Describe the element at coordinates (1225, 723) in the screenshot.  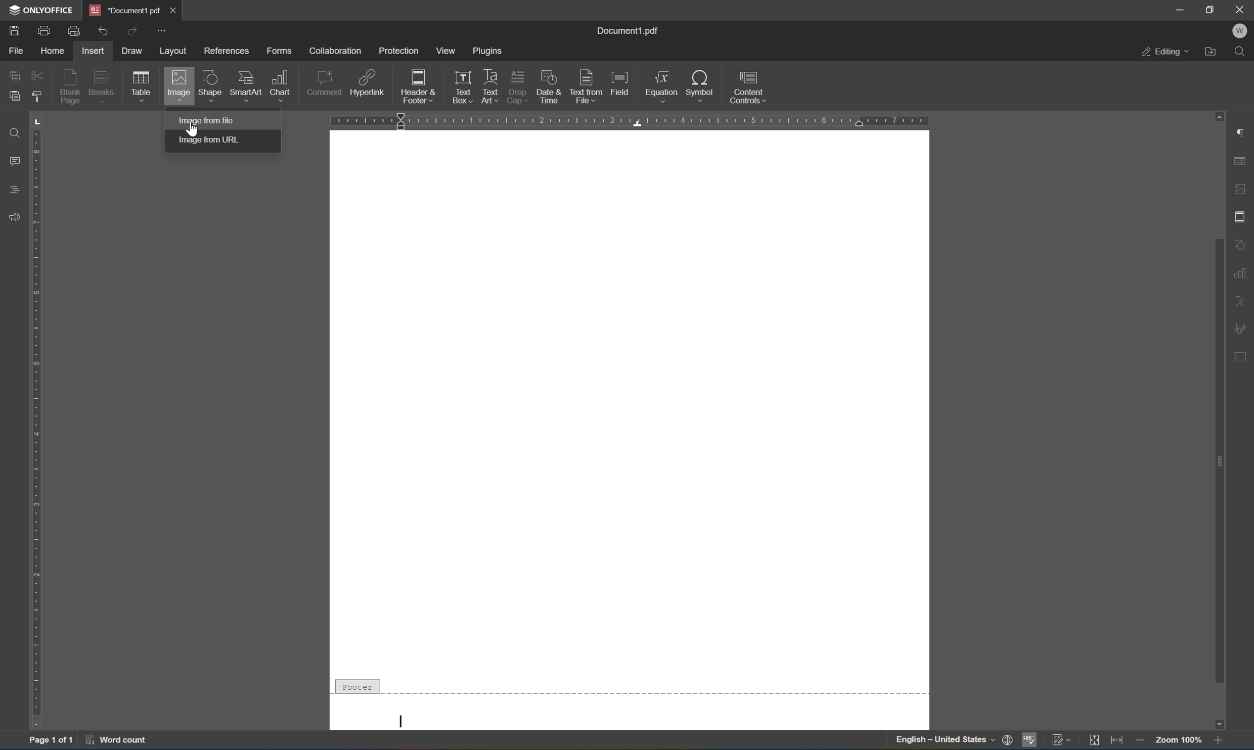
I see `` at that location.